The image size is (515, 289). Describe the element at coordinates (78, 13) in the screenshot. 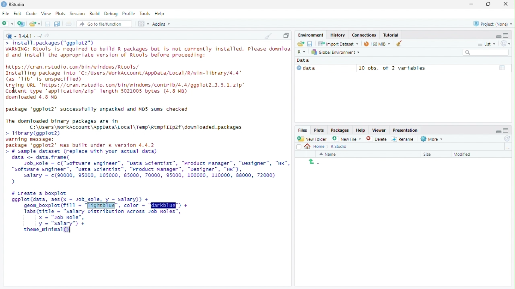

I see `Session` at that location.